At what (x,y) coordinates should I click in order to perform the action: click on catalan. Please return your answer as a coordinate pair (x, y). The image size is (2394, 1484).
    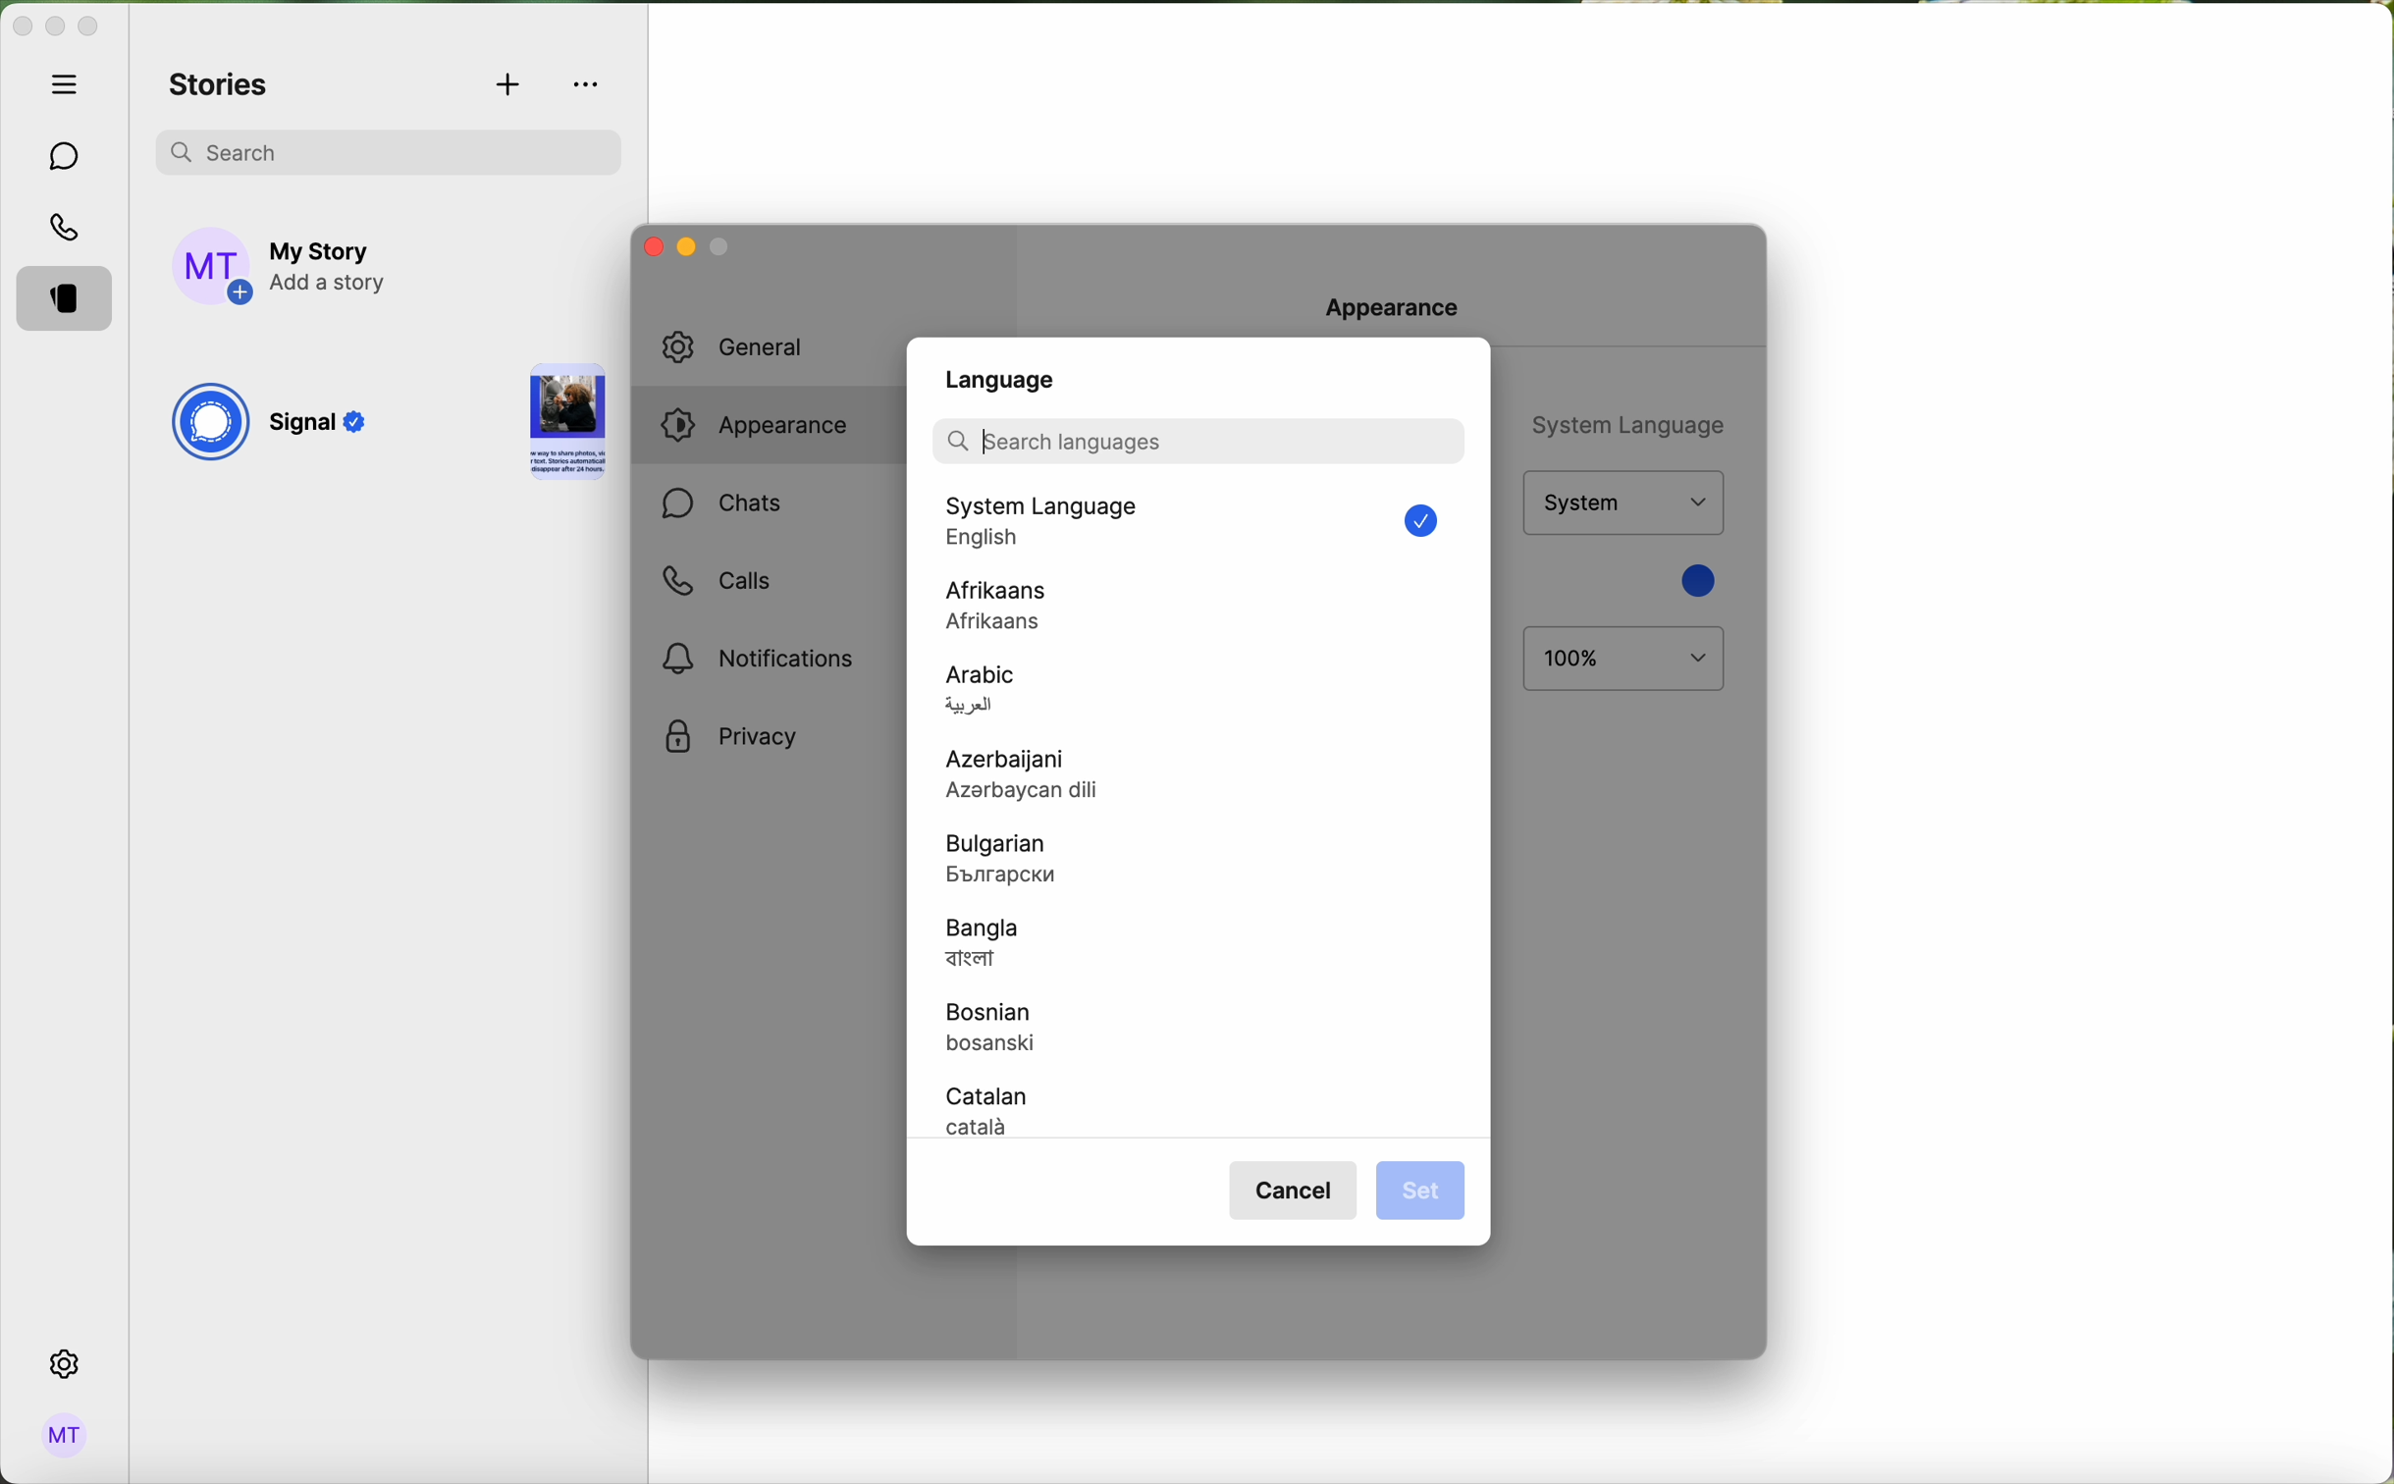
    Looking at the image, I should click on (992, 1110).